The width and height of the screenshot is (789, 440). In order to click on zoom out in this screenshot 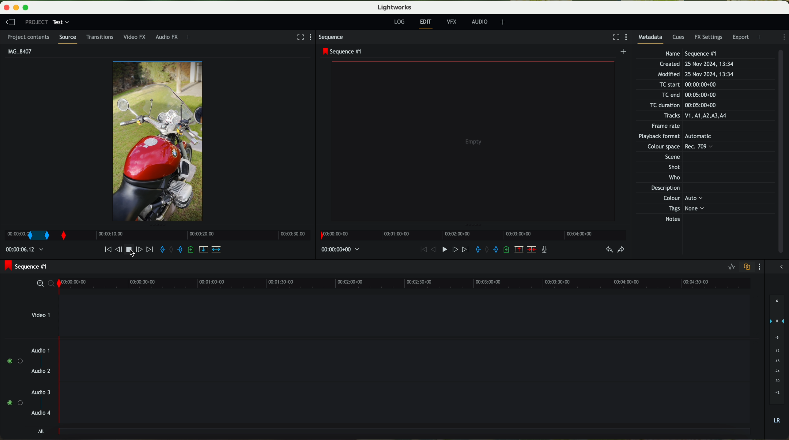, I will do `click(51, 285)`.